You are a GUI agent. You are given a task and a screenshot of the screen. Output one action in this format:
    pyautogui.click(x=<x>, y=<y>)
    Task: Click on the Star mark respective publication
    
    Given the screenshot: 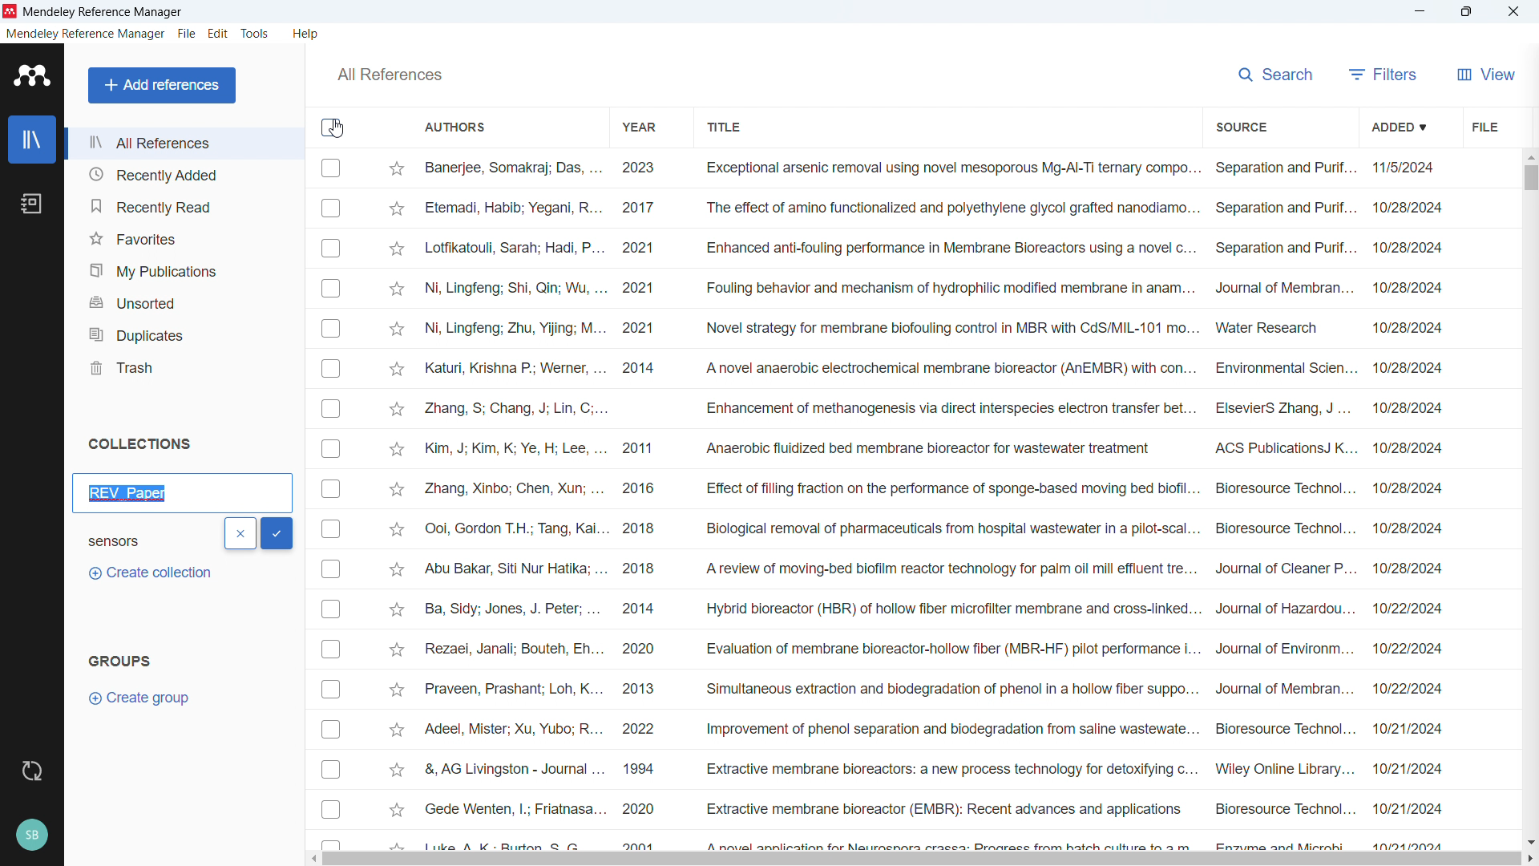 What is the action you would take?
    pyautogui.click(x=396, y=690)
    